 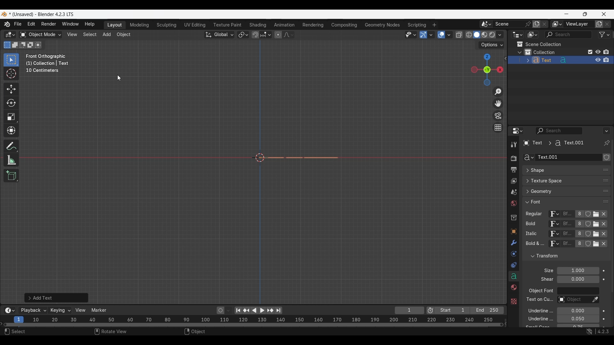 What do you see at coordinates (449, 35) in the screenshot?
I see `Overlays` at bounding box center [449, 35].